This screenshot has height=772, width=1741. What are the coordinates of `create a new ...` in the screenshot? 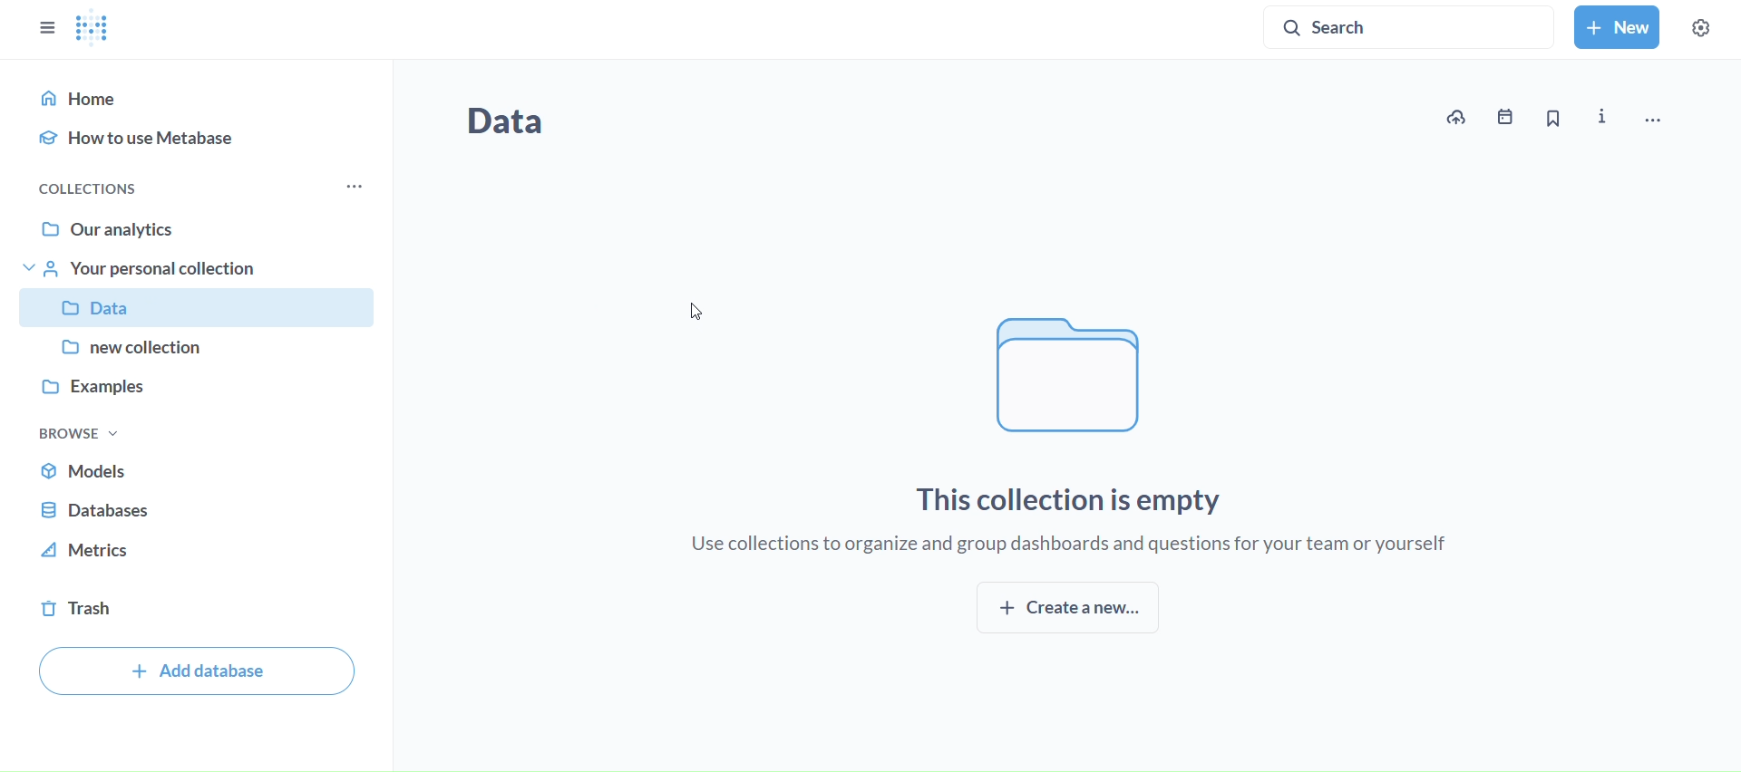 It's located at (1068, 607).